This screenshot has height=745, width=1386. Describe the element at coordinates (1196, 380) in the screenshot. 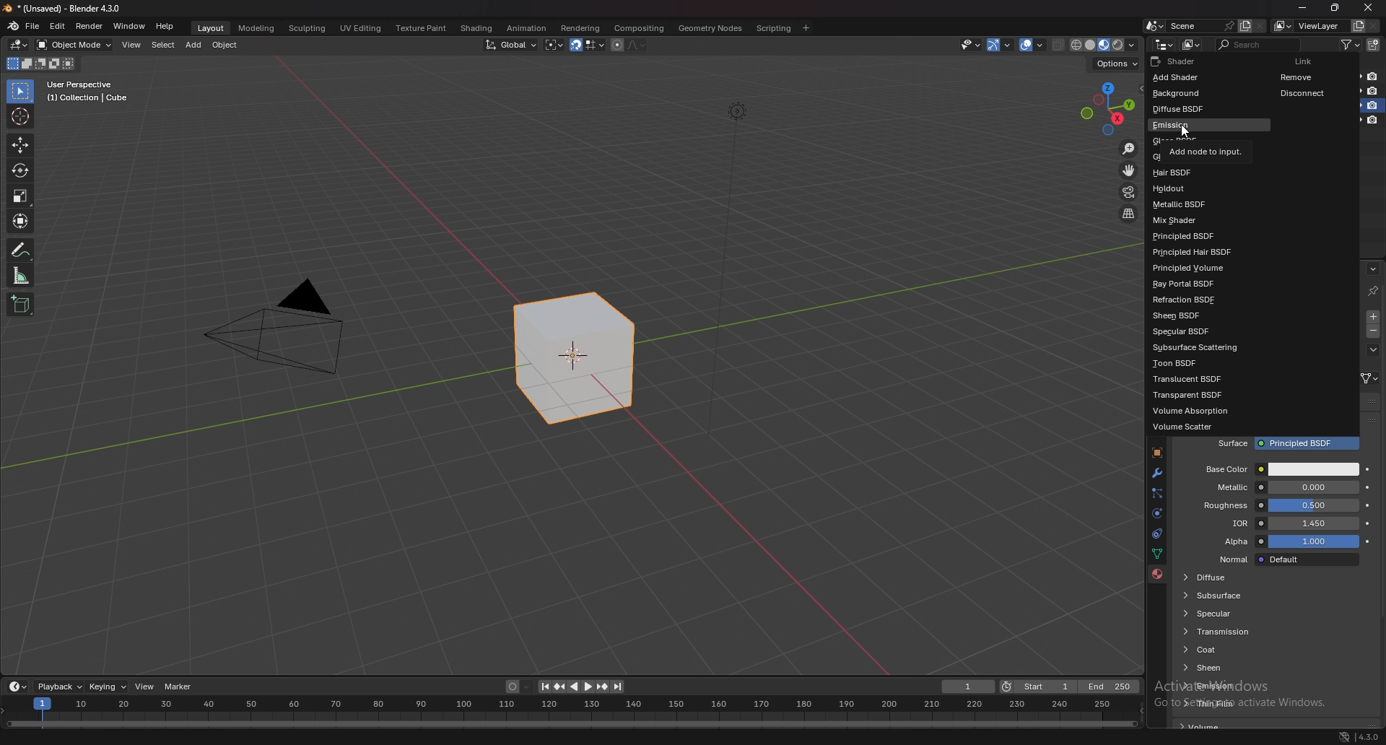

I see `translucent bsdf` at that location.